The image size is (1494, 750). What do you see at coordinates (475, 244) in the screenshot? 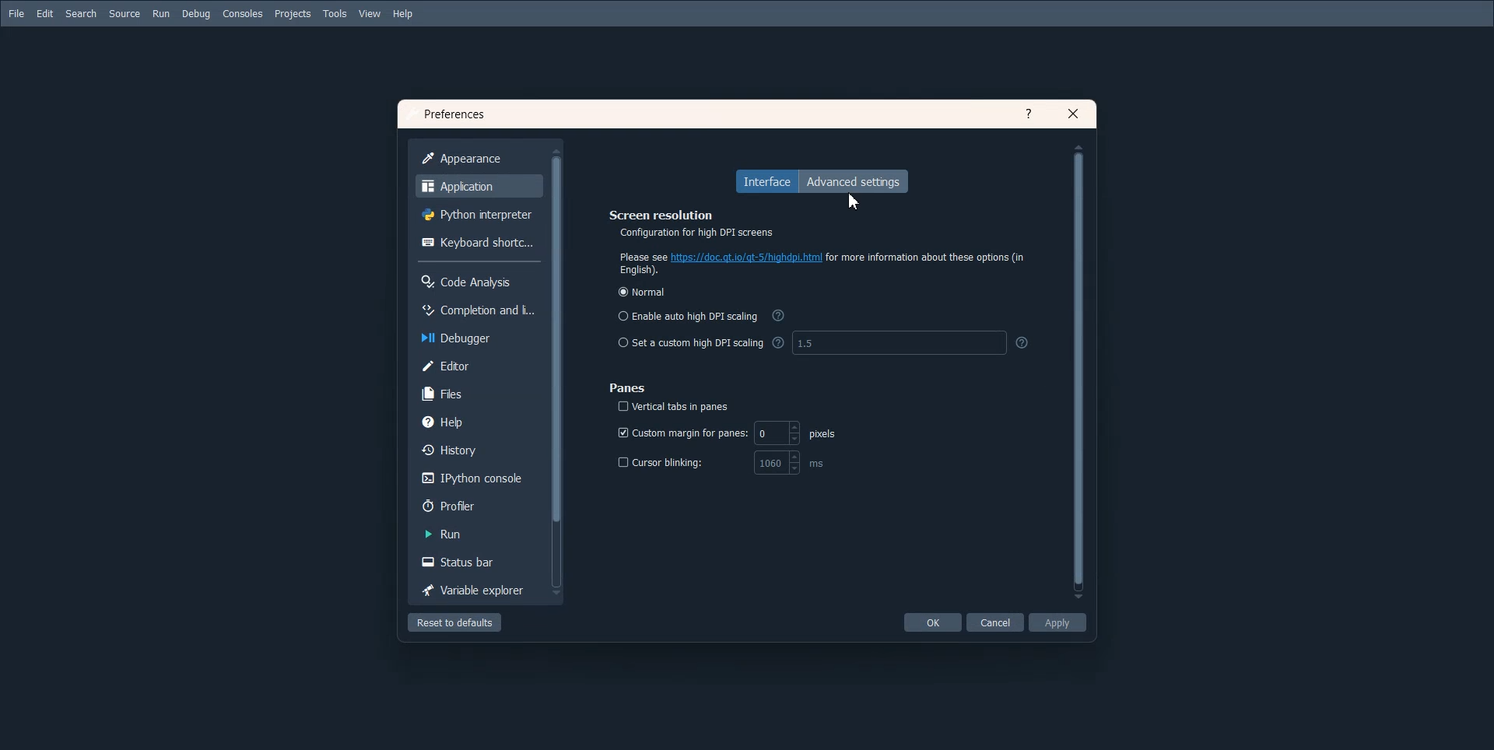
I see `Keyboard shortcuts` at bounding box center [475, 244].